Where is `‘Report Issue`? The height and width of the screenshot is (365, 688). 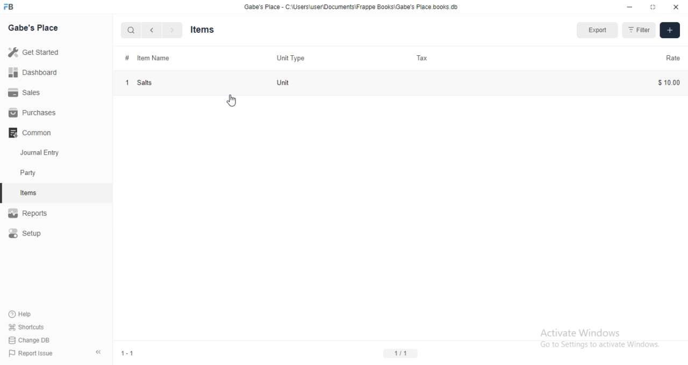
‘Report Issue is located at coordinates (33, 353).